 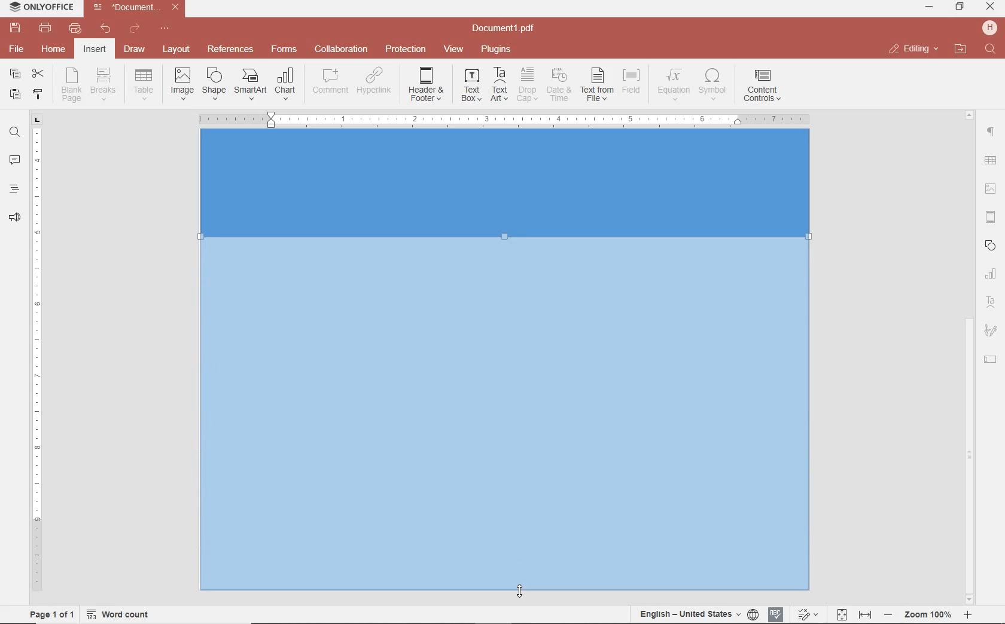 What do you see at coordinates (427, 85) in the screenshot?
I see `EDIT HEADER OR FOOTER` at bounding box center [427, 85].